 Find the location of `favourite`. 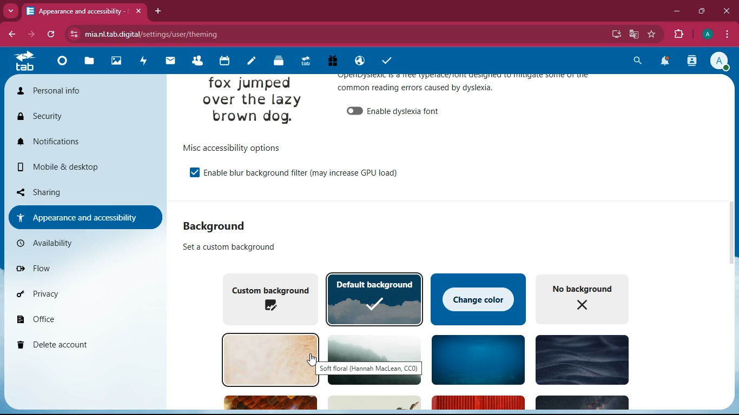

favourite is located at coordinates (650, 35).